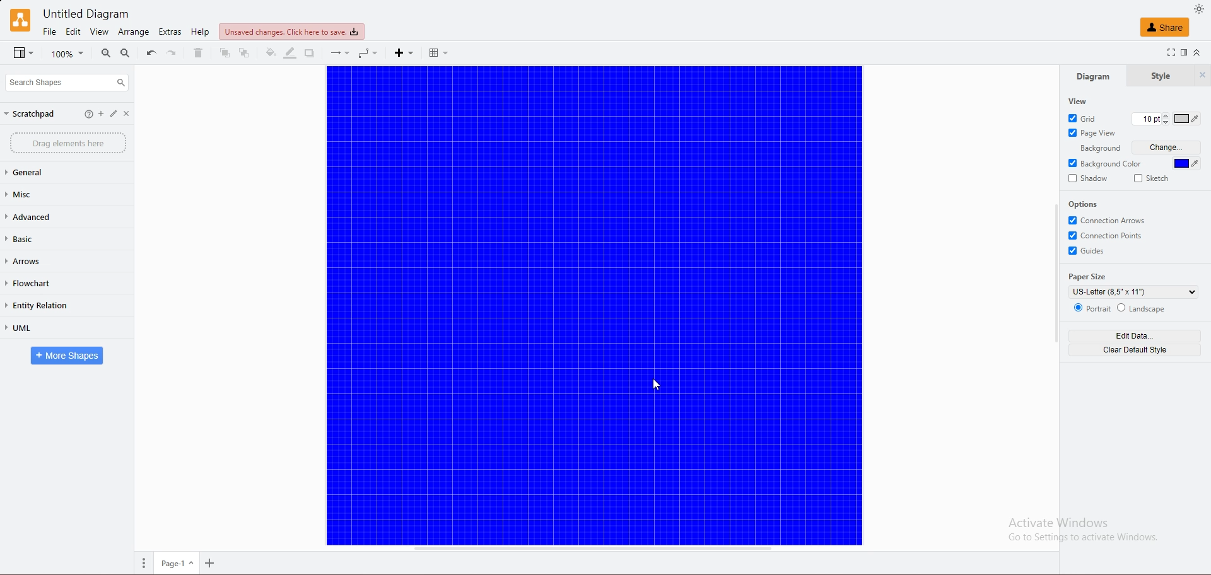 This screenshot has height=575, width=1211. What do you see at coordinates (1197, 52) in the screenshot?
I see `collapse` at bounding box center [1197, 52].